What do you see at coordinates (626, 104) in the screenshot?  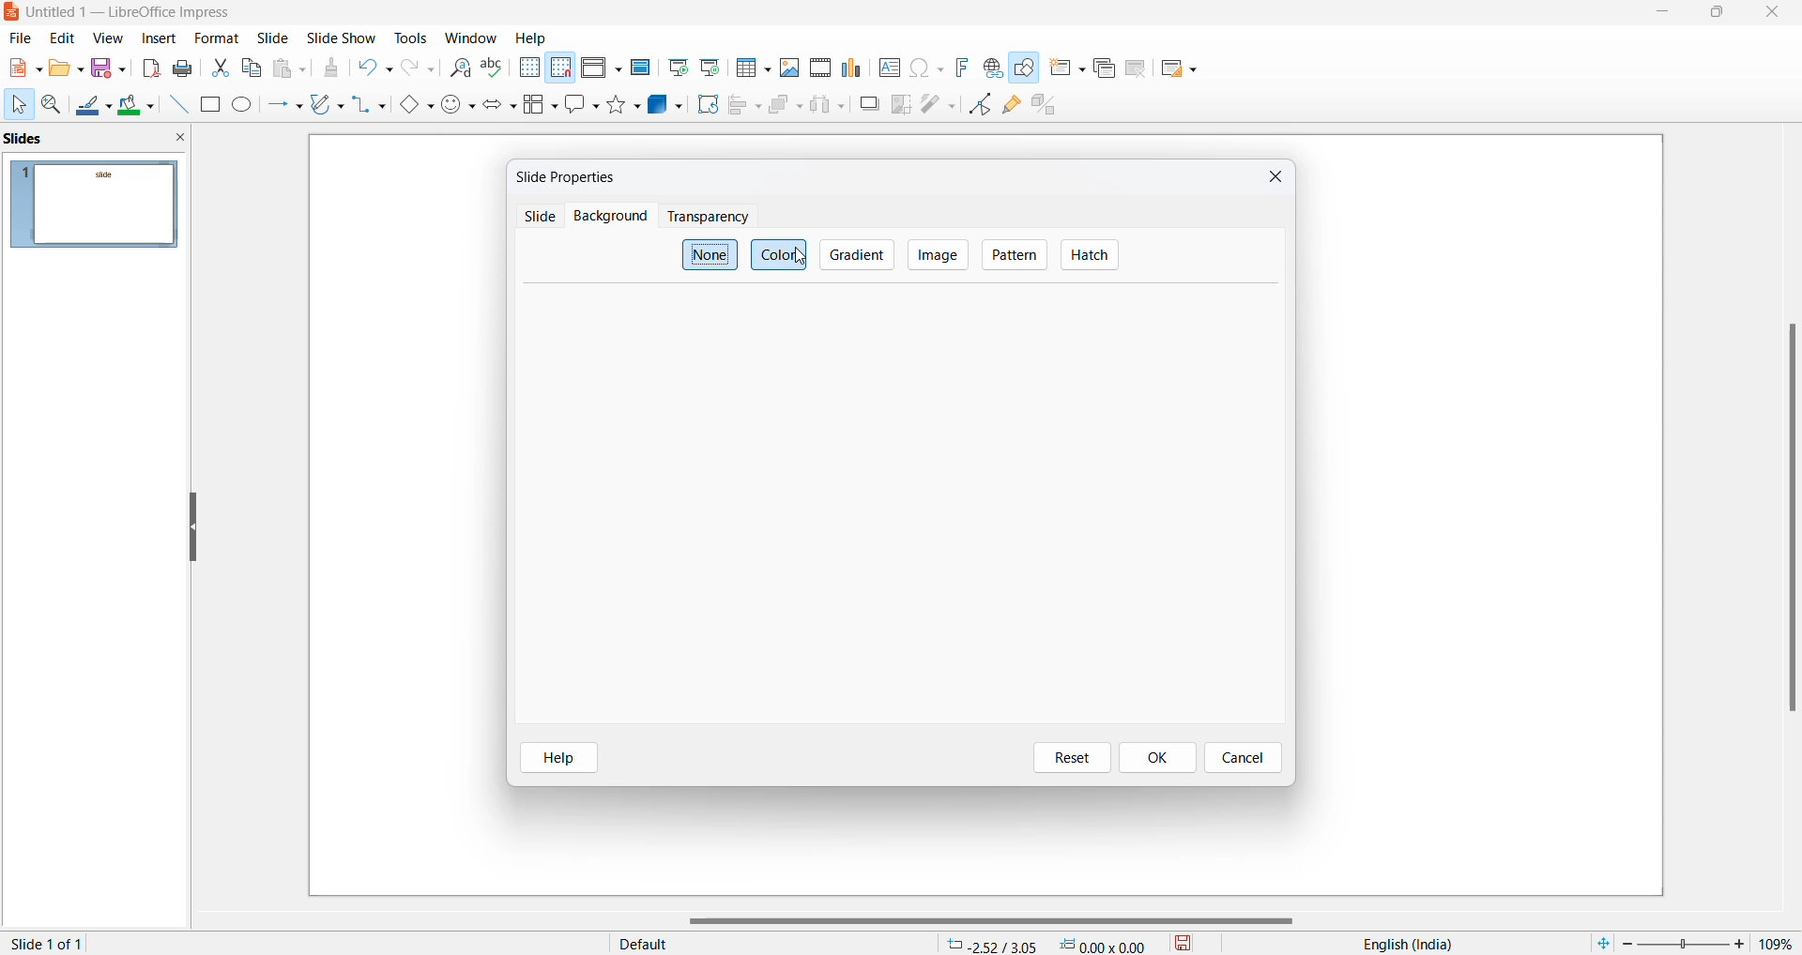 I see `shapes` at bounding box center [626, 104].